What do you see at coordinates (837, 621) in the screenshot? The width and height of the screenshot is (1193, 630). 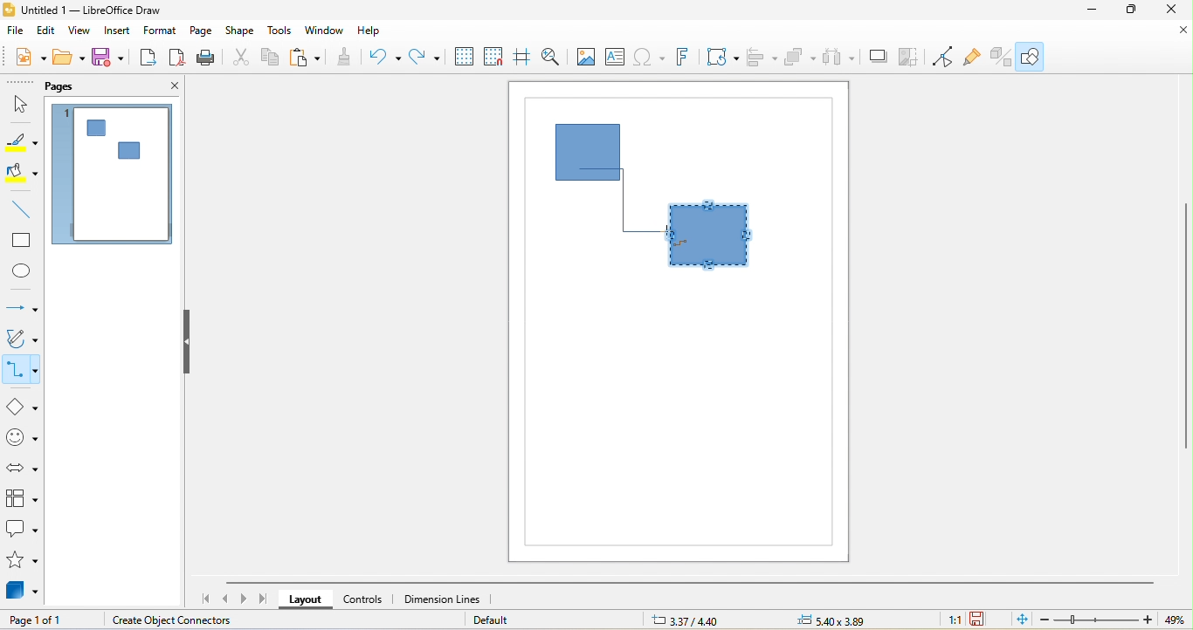 I see `0.00x0.00` at bounding box center [837, 621].